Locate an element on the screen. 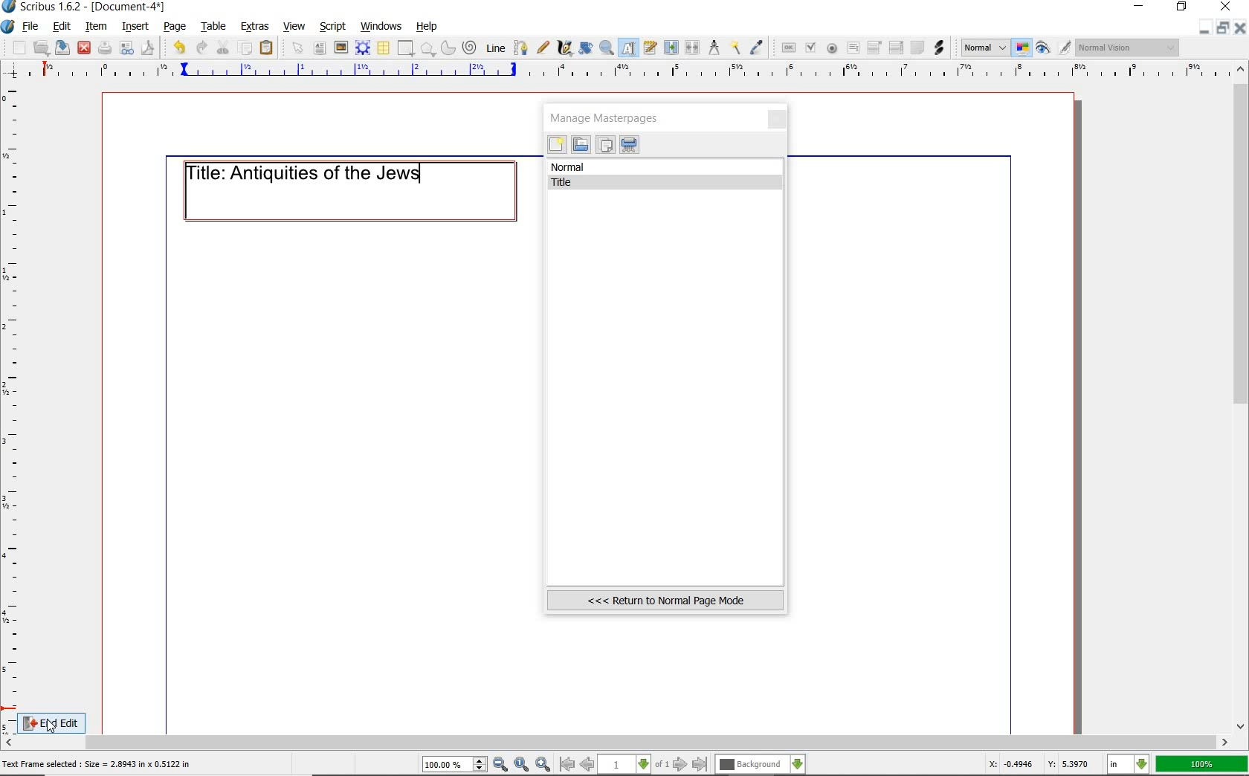 The width and height of the screenshot is (1249, 776). polygon is located at coordinates (427, 50).